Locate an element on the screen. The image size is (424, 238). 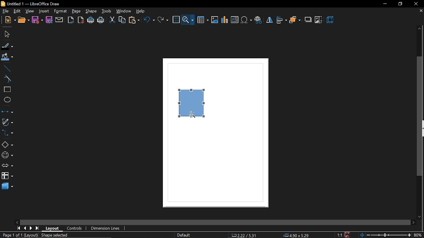
save is located at coordinates (37, 20).